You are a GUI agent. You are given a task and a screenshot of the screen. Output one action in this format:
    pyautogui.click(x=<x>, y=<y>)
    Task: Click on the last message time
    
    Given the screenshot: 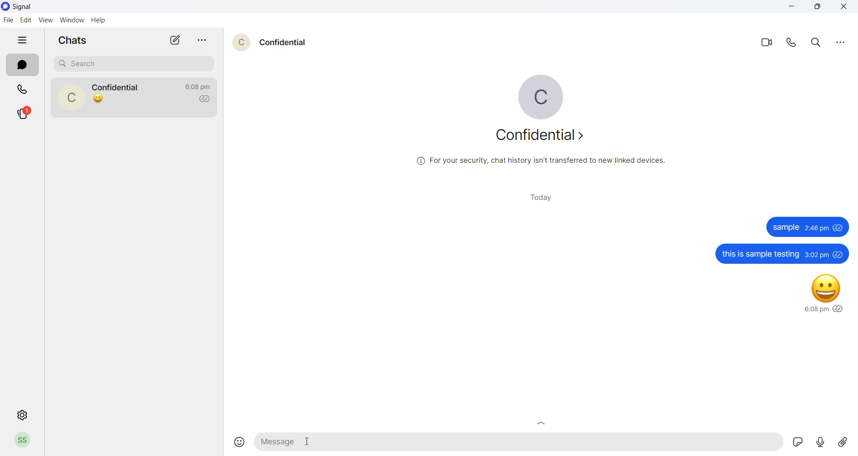 What is the action you would take?
    pyautogui.click(x=200, y=84)
    